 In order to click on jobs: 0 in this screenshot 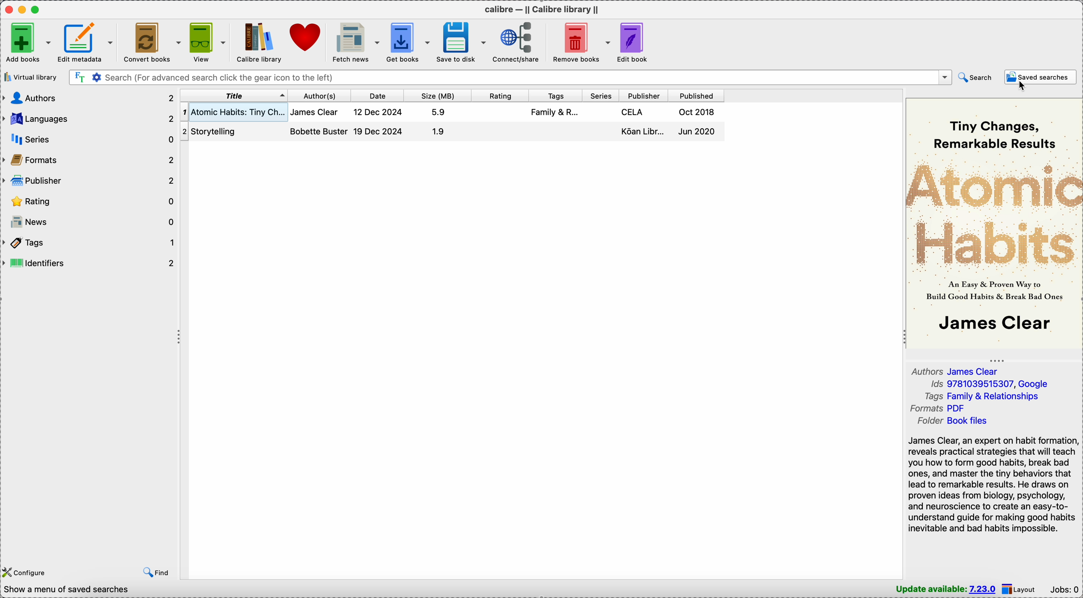, I will do `click(1065, 590)`.